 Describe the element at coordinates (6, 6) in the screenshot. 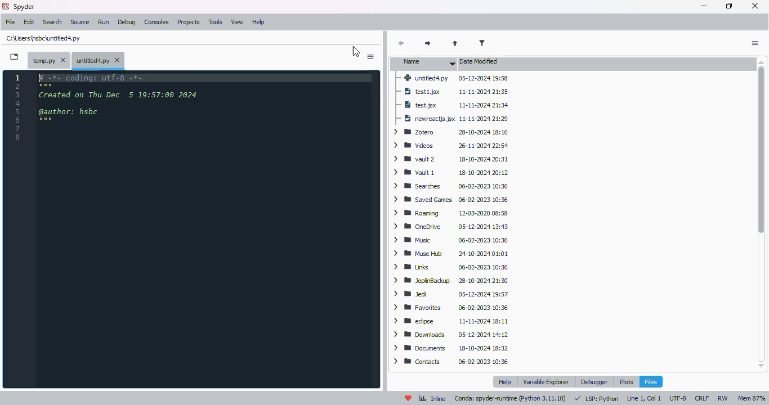

I see `logo` at that location.